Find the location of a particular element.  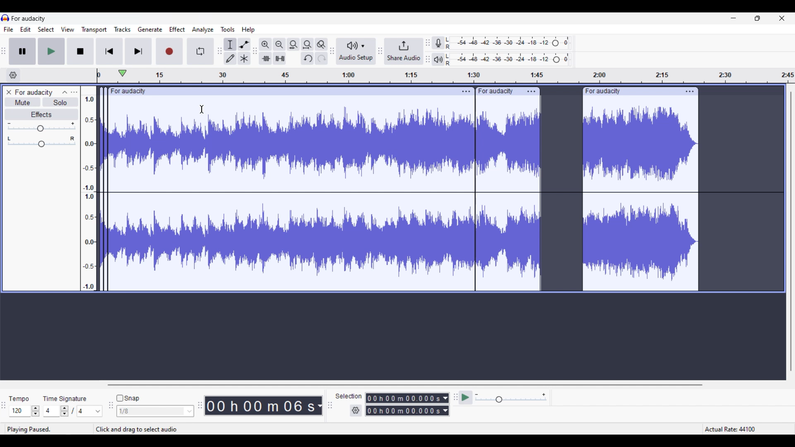

Current track duration is located at coordinates (260, 406).